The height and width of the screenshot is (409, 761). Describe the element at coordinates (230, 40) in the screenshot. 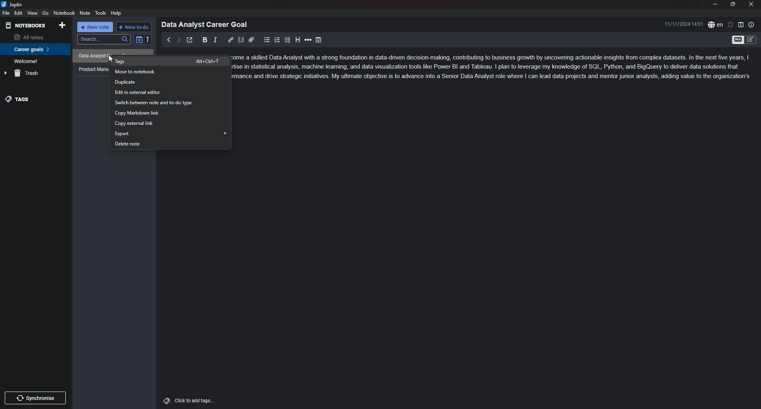

I see `hyperlink` at that location.